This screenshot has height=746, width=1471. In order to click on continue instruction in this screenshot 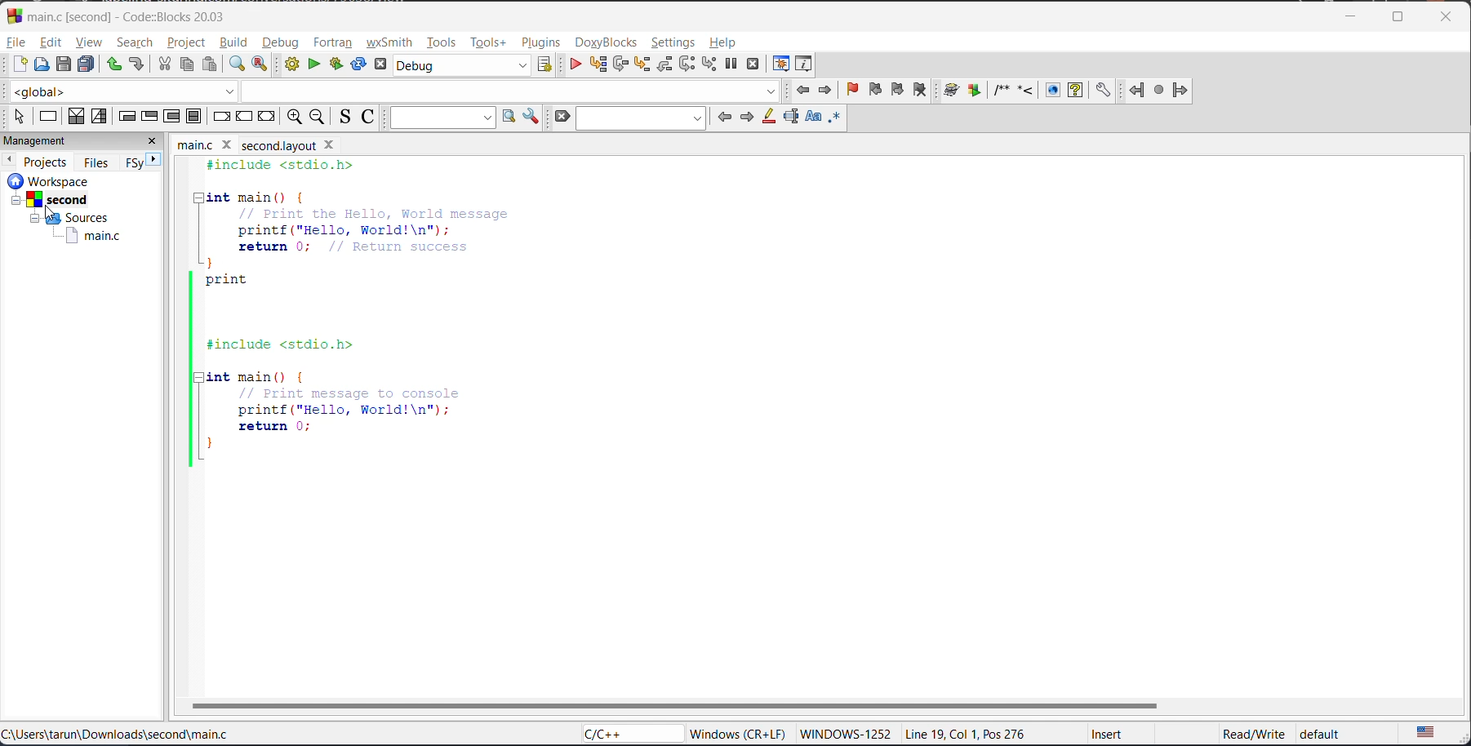, I will do `click(244, 116)`.